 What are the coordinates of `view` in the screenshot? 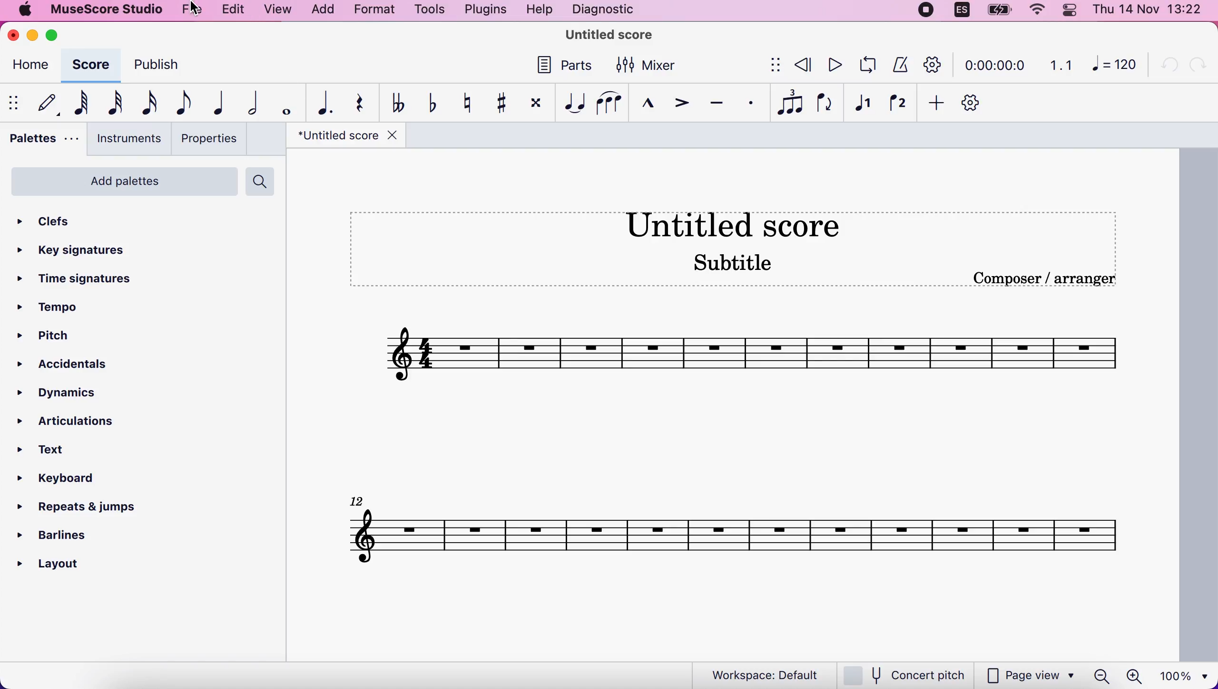 It's located at (275, 11).